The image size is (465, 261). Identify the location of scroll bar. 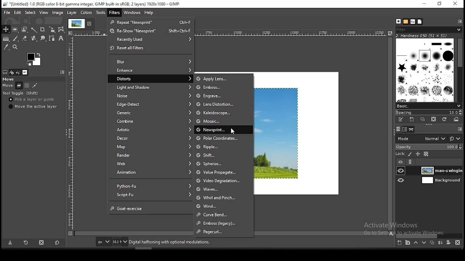
(458, 70).